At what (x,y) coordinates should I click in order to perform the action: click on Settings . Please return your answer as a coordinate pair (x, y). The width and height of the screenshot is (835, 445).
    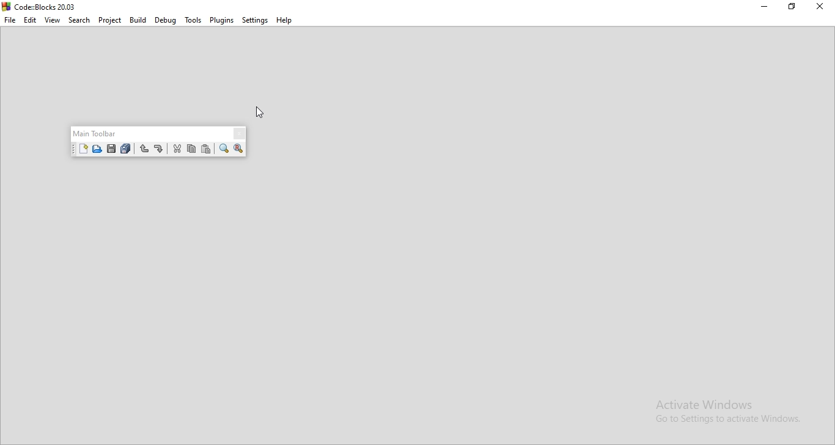
    Looking at the image, I should click on (254, 20).